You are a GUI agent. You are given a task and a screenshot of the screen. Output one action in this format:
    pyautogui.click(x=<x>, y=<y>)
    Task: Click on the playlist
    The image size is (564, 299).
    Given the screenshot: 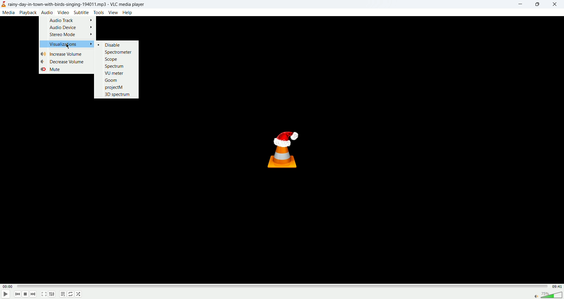 What is the action you would take?
    pyautogui.click(x=63, y=295)
    